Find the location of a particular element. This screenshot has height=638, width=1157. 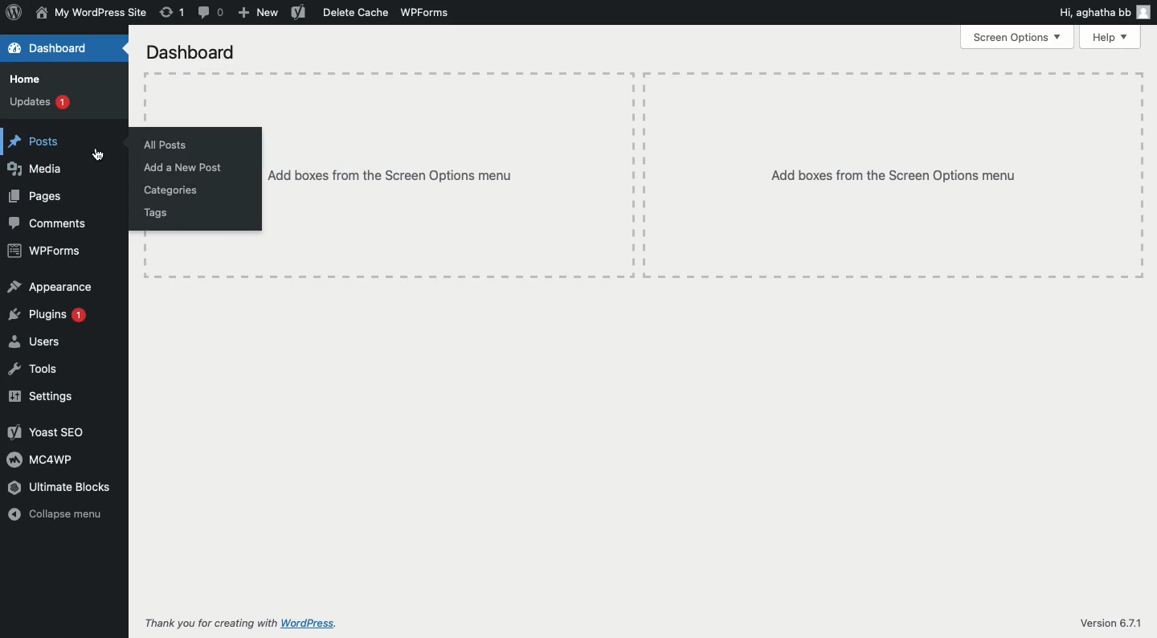

Appearance is located at coordinates (51, 286).